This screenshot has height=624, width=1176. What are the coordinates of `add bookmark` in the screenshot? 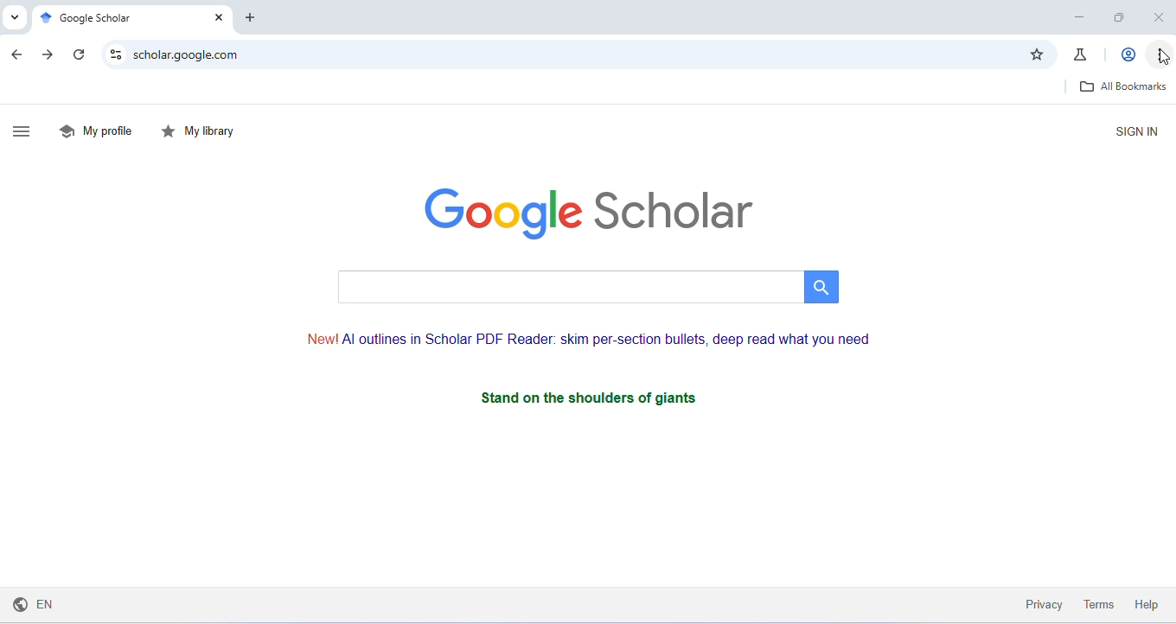 It's located at (1036, 54).